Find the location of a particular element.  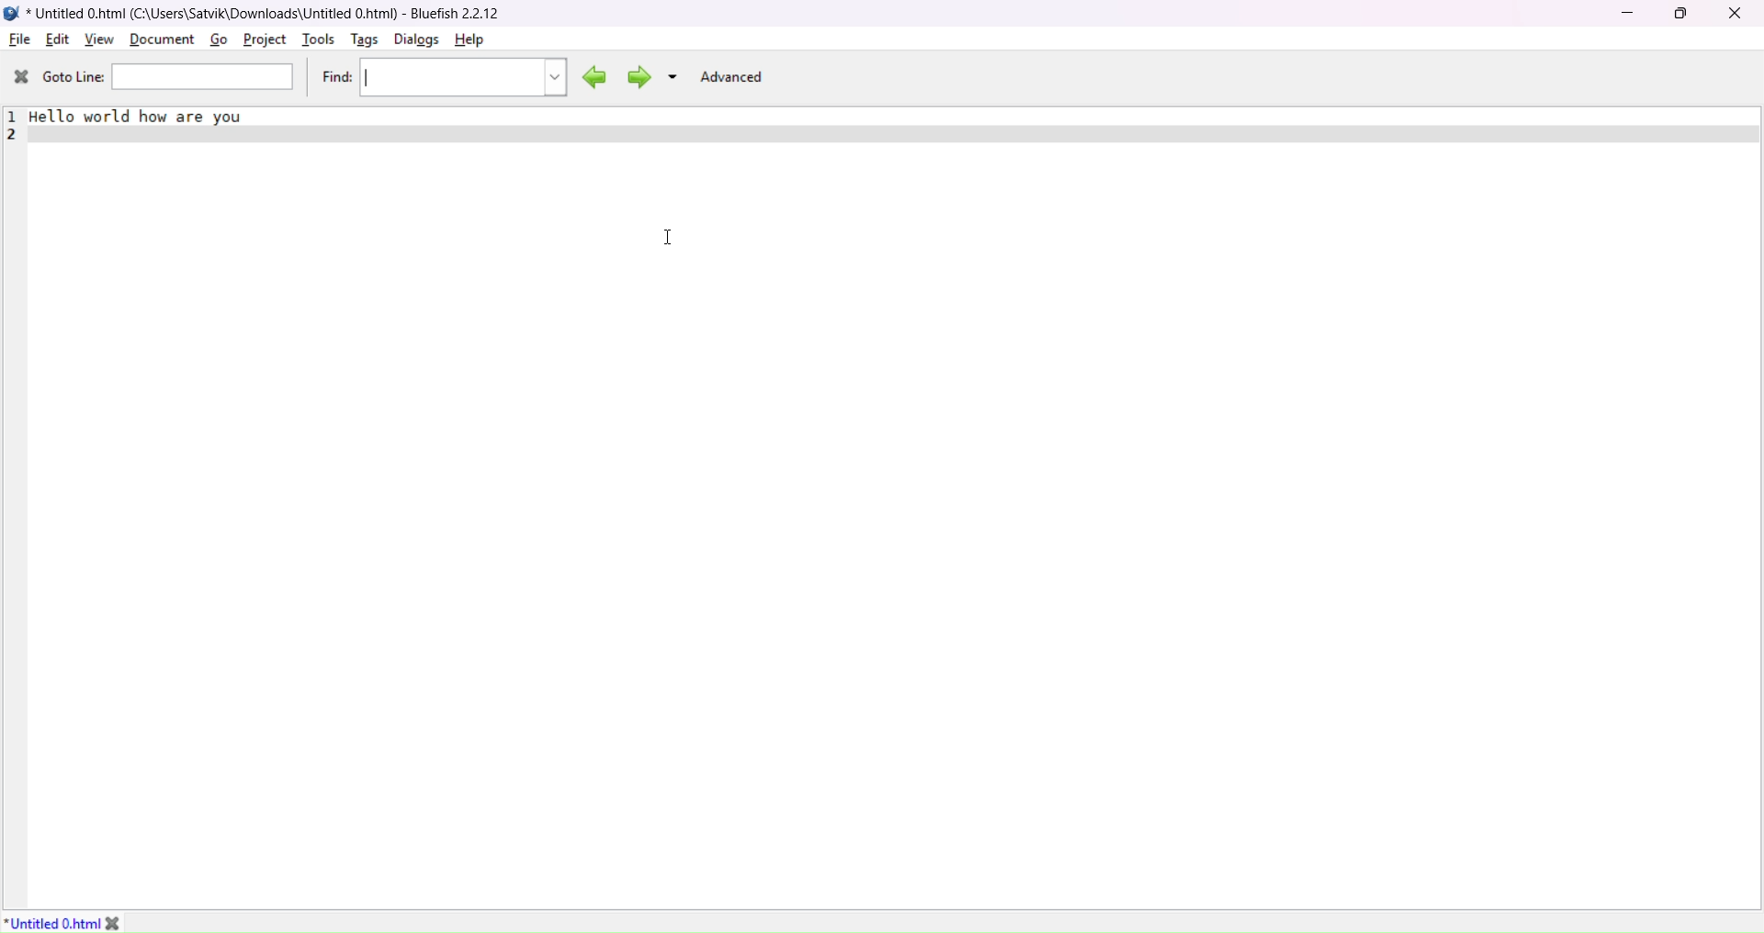

close tab is located at coordinates (128, 921).